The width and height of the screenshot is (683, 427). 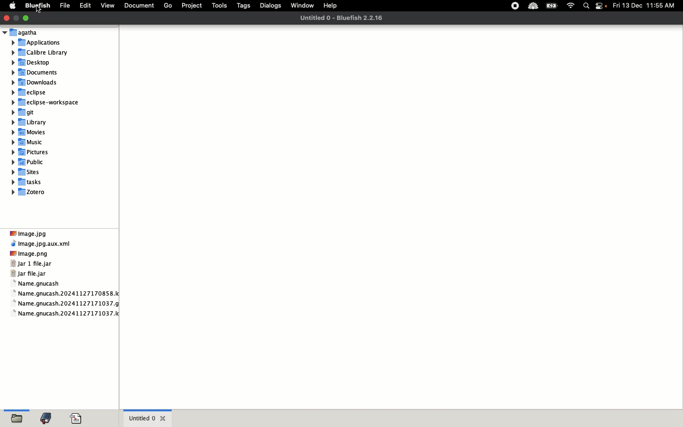 What do you see at coordinates (37, 73) in the screenshot?
I see `documents` at bounding box center [37, 73].